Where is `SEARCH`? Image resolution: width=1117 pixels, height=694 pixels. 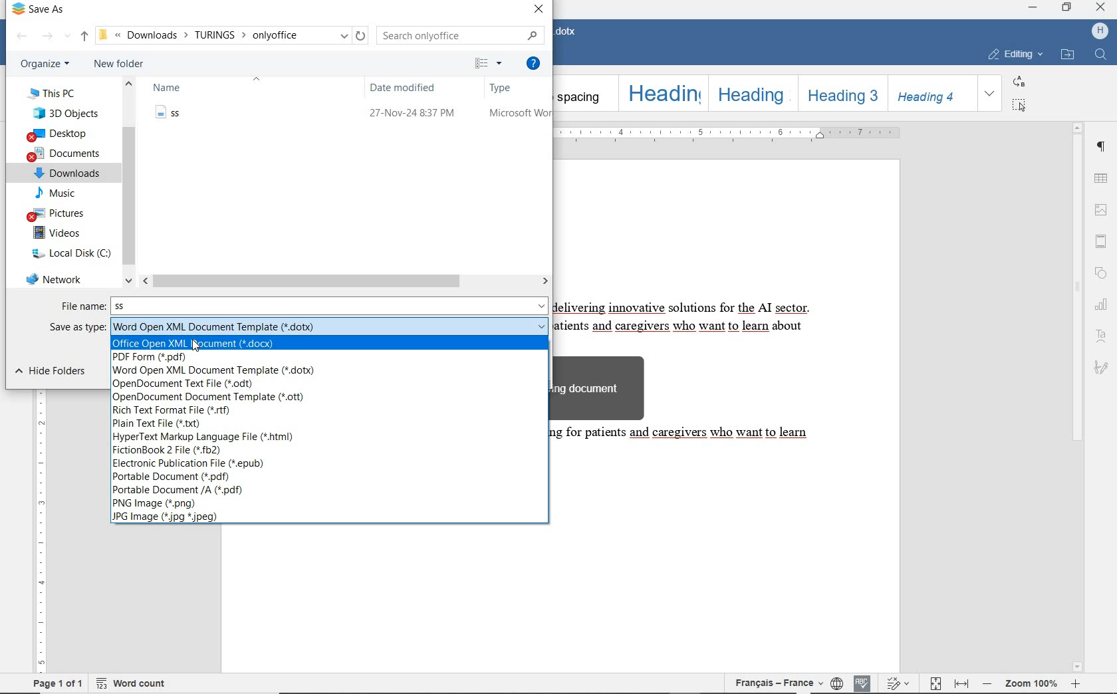
SEARCH is located at coordinates (460, 34).